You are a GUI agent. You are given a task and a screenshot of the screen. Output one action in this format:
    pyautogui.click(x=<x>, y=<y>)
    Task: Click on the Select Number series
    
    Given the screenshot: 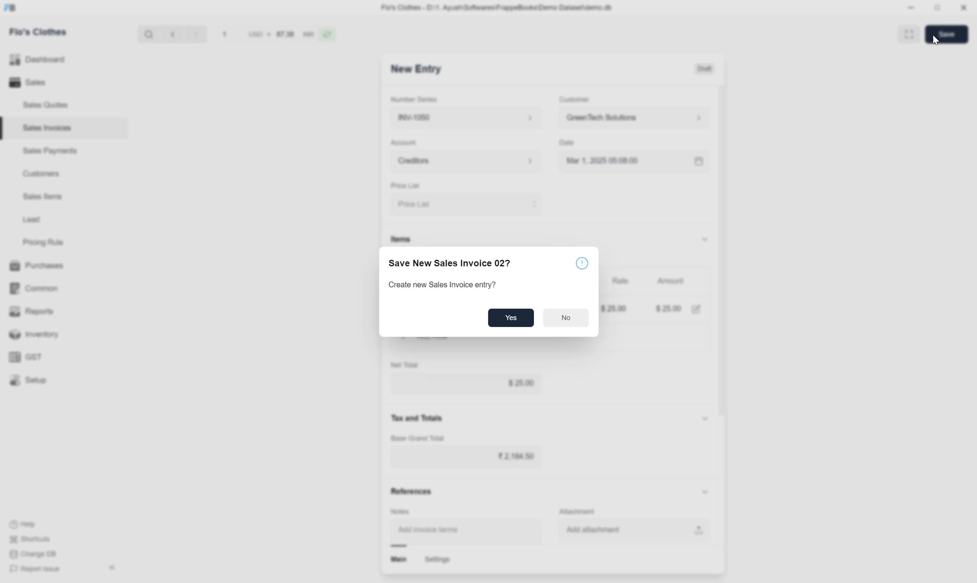 What is the action you would take?
    pyautogui.click(x=464, y=117)
    